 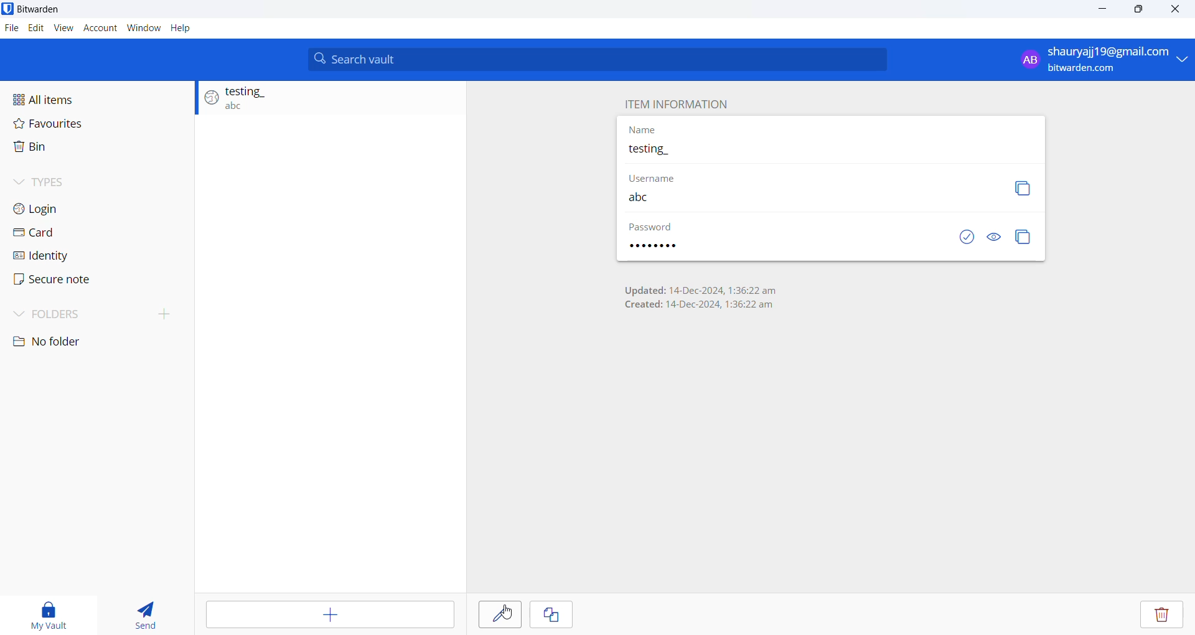 I want to click on Close, so click(x=1179, y=11).